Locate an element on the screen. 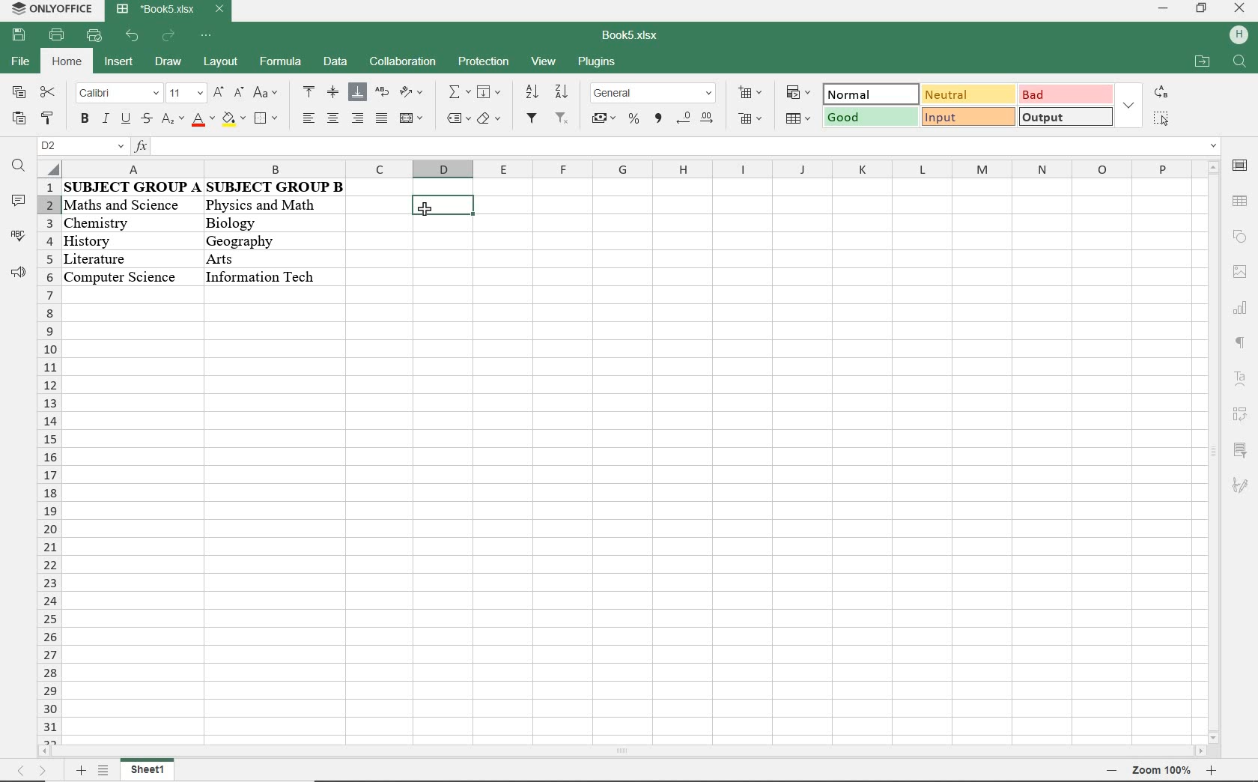 This screenshot has height=782, width=1258. select all is located at coordinates (1161, 118).